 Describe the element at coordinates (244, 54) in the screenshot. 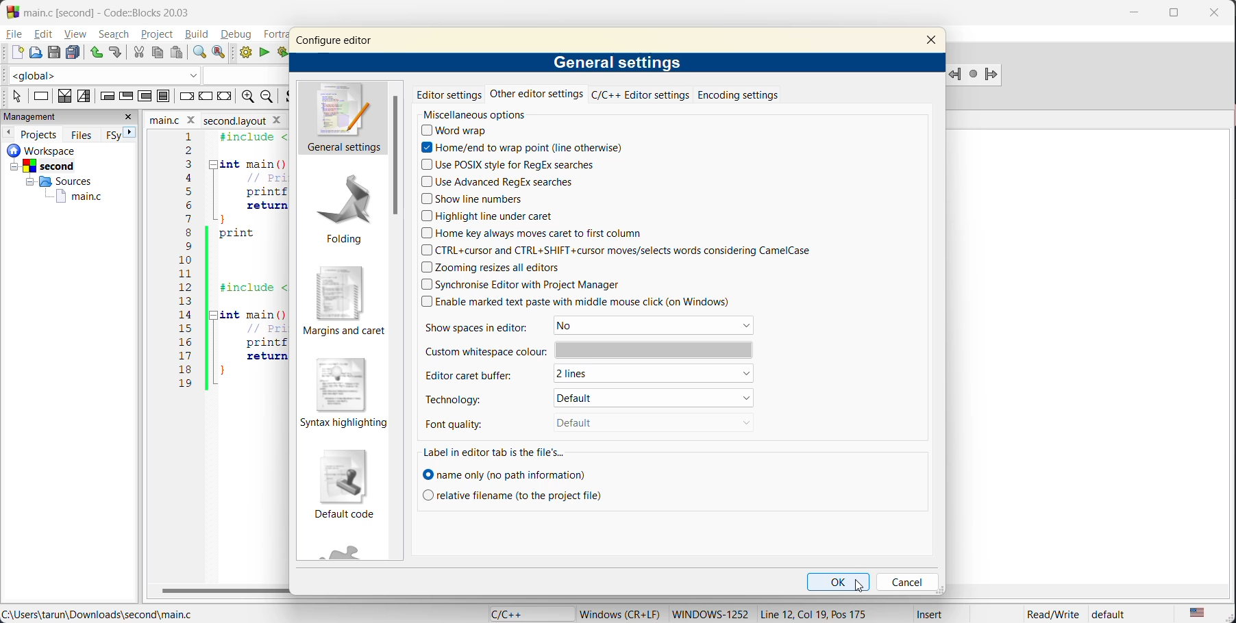

I see `build` at that location.